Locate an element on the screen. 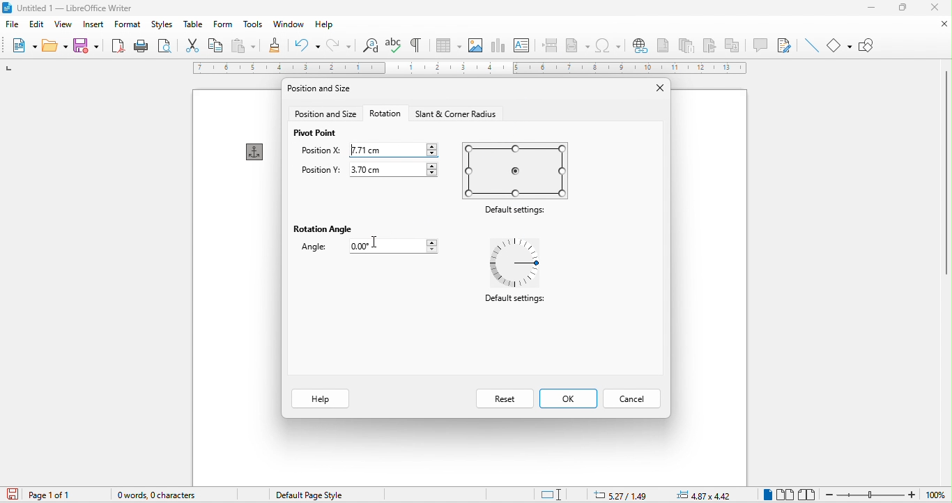  text box is located at coordinates (521, 45).